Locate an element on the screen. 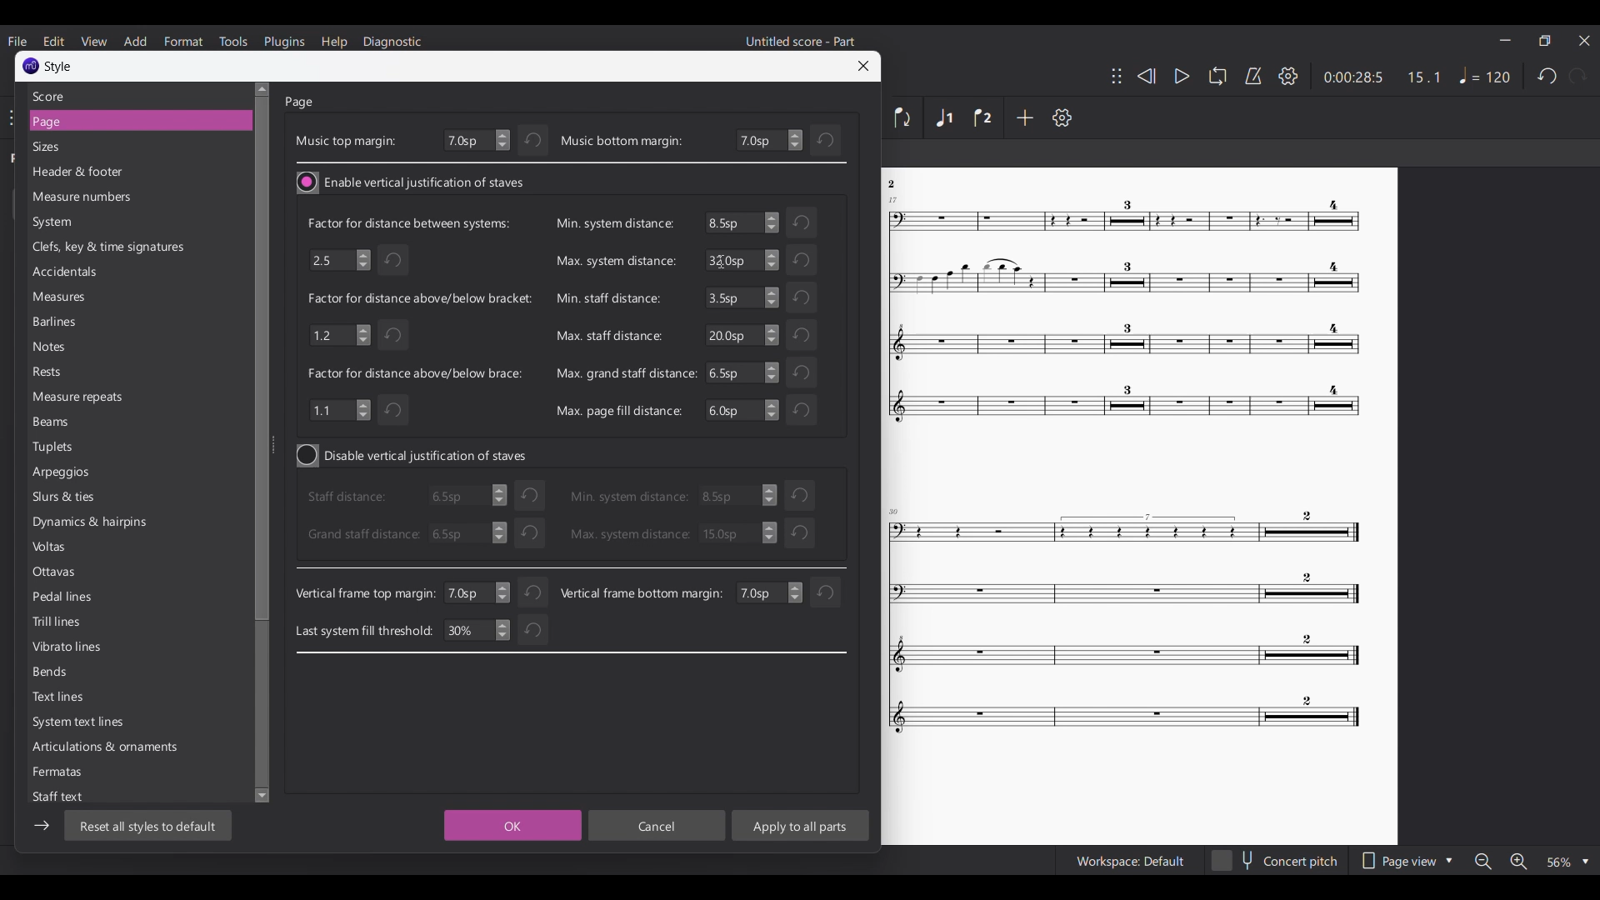 The image size is (1600, 900). Page view options is located at coordinates (1406, 861).